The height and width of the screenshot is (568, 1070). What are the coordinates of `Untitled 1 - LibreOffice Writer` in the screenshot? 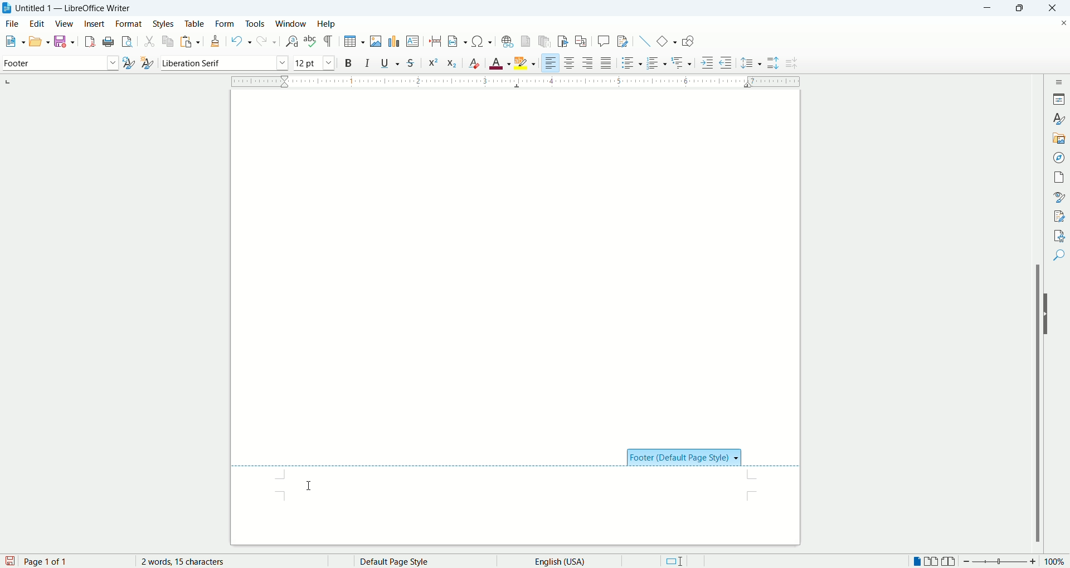 It's located at (76, 8).